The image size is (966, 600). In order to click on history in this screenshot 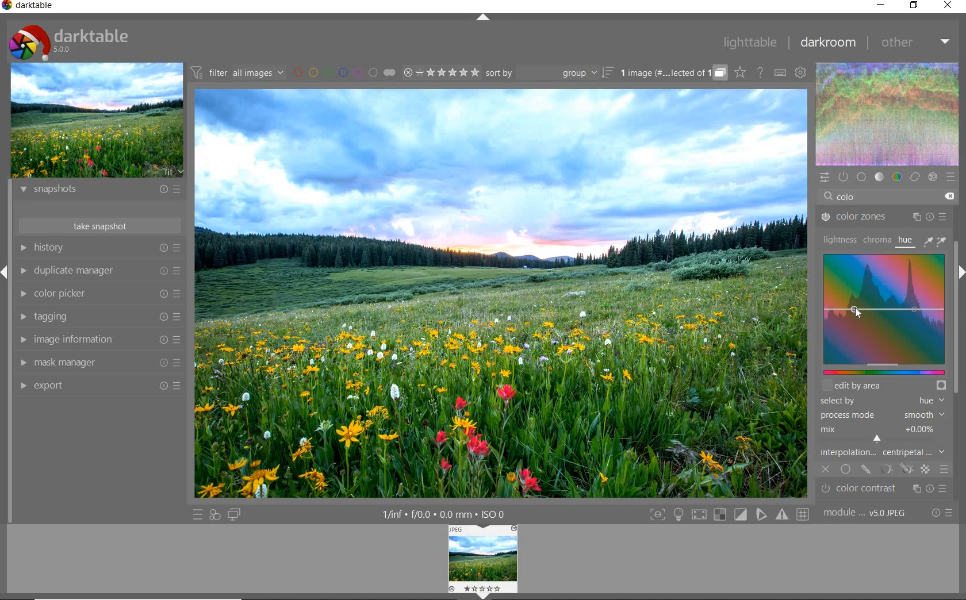, I will do `click(99, 247)`.